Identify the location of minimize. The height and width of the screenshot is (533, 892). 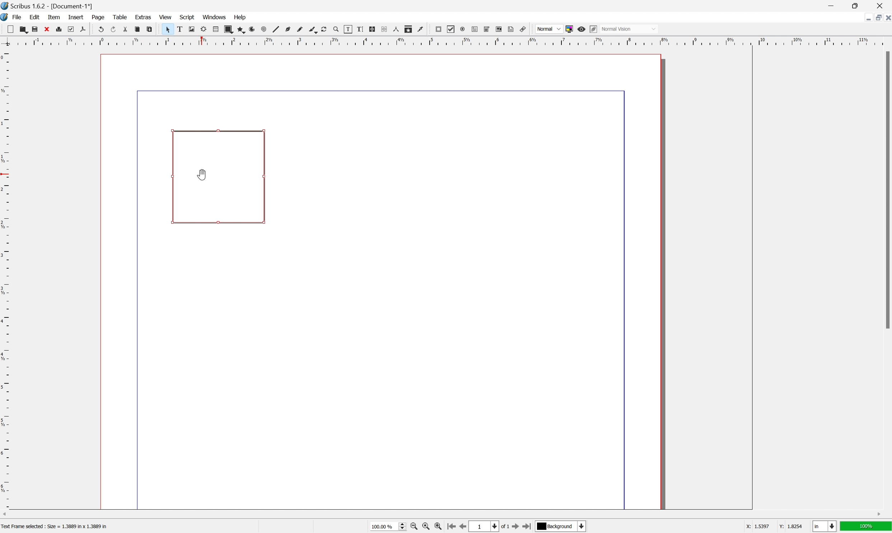
(865, 18).